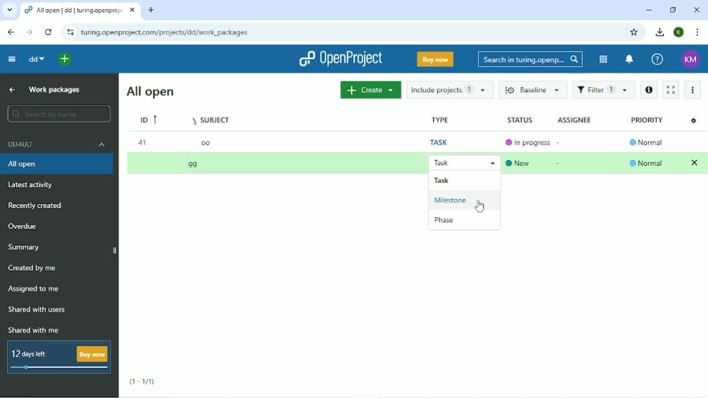 This screenshot has height=398, width=708. I want to click on Reload this page, so click(49, 32).